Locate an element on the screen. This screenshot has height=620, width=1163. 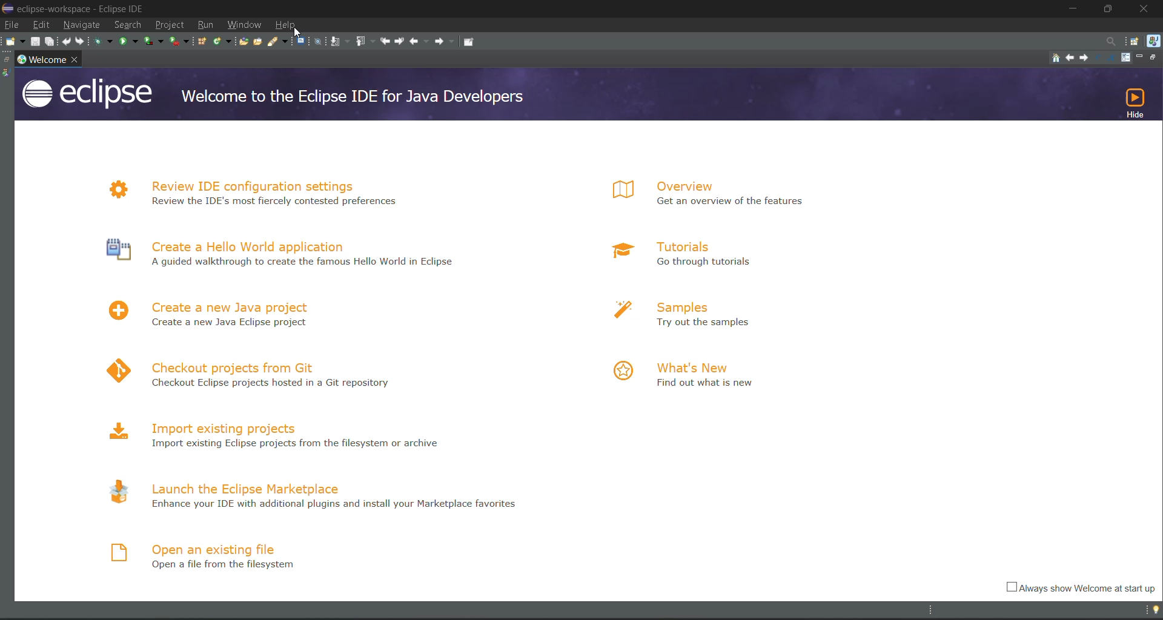
back is located at coordinates (417, 42).